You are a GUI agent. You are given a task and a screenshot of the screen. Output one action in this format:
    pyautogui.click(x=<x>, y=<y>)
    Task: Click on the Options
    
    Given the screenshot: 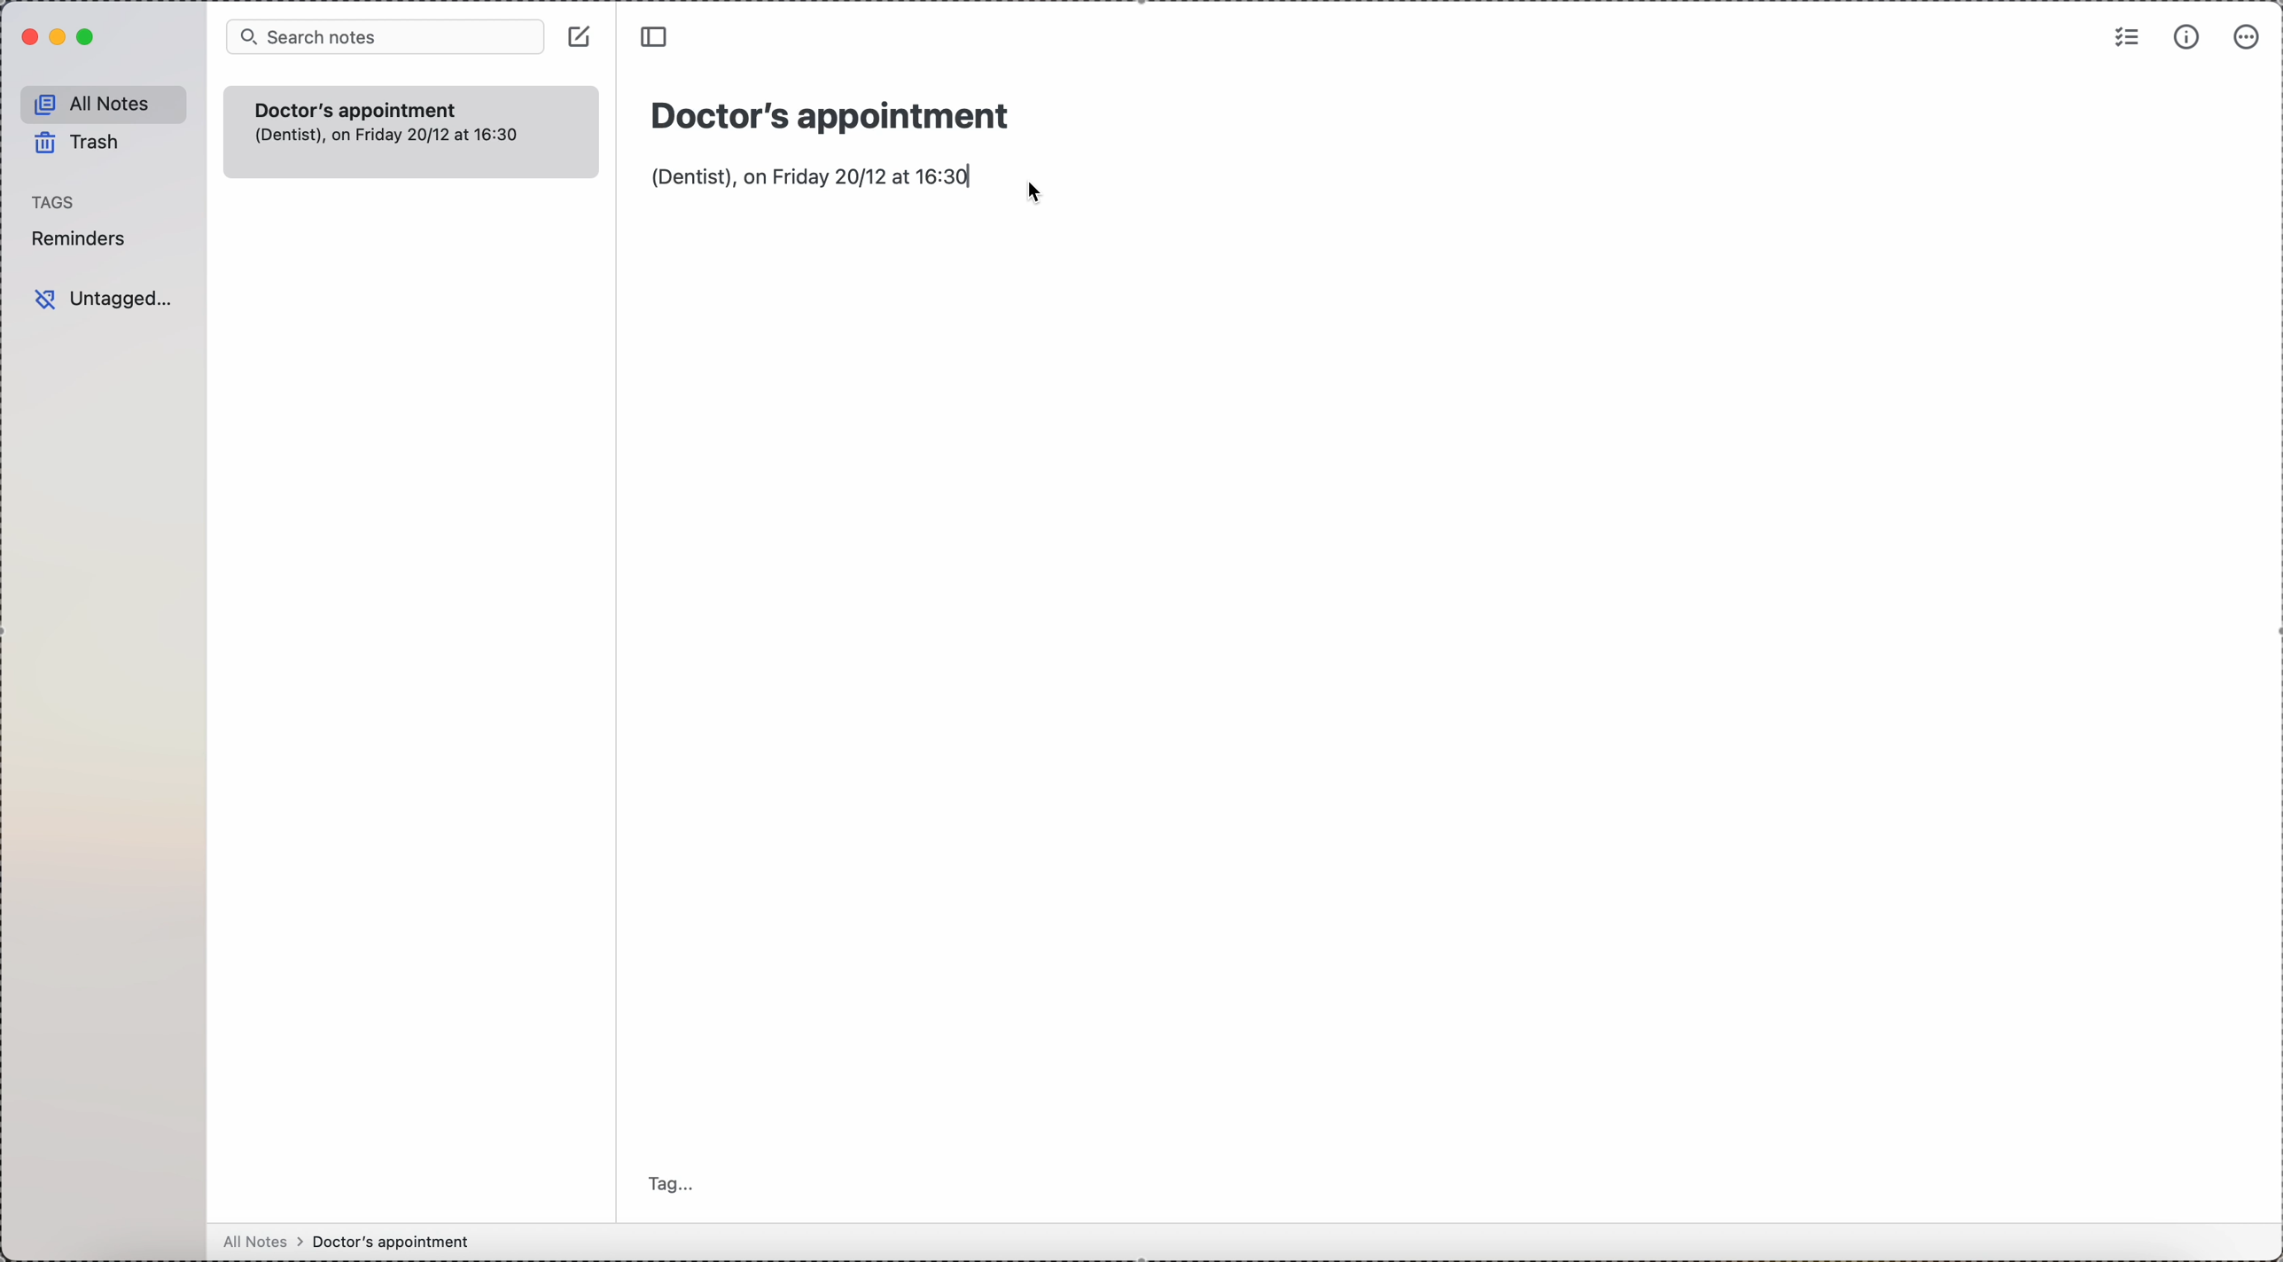 What is the action you would take?
    pyautogui.click(x=2250, y=36)
    